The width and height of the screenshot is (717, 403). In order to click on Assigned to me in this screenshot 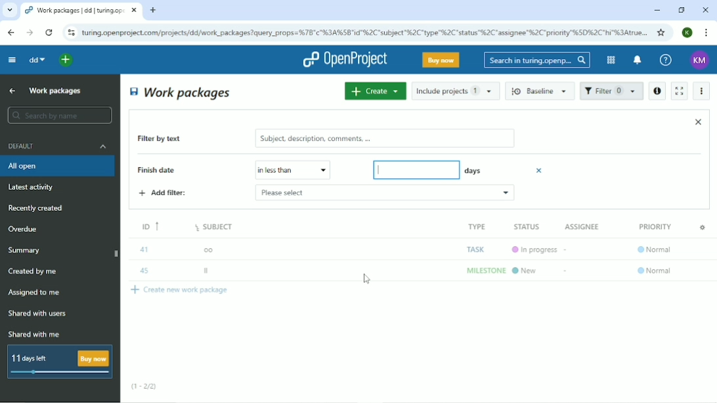, I will do `click(35, 293)`.